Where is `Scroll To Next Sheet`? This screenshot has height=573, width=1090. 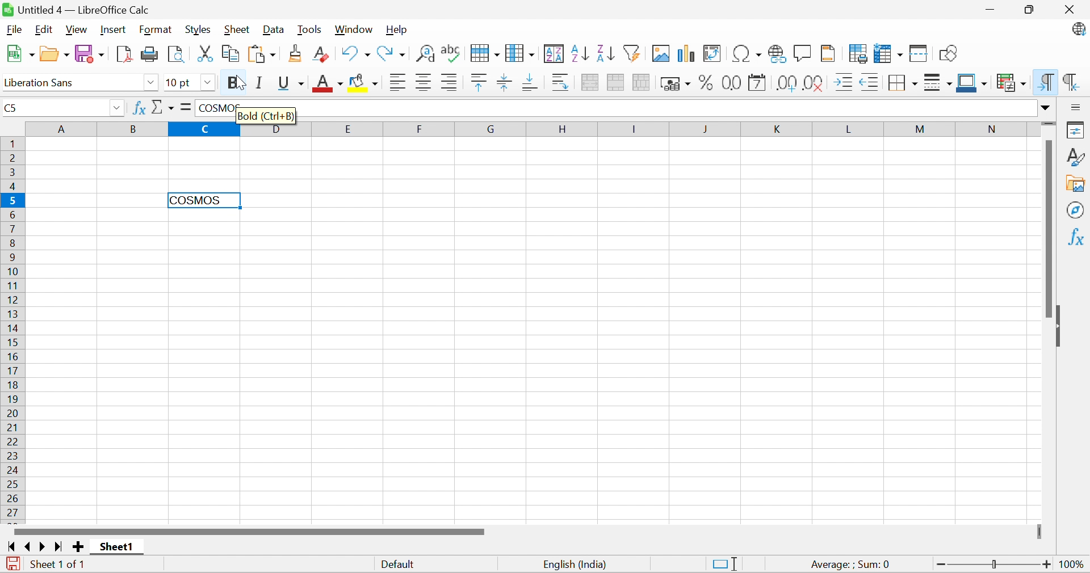
Scroll To Next Sheet is located at coordinates (44, 547).